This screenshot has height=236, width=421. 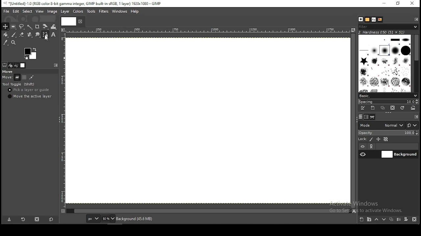 What do you see at coordinates (399, 220) in the screenshot?
I see `merge layer` at bounding box center [399, 220].